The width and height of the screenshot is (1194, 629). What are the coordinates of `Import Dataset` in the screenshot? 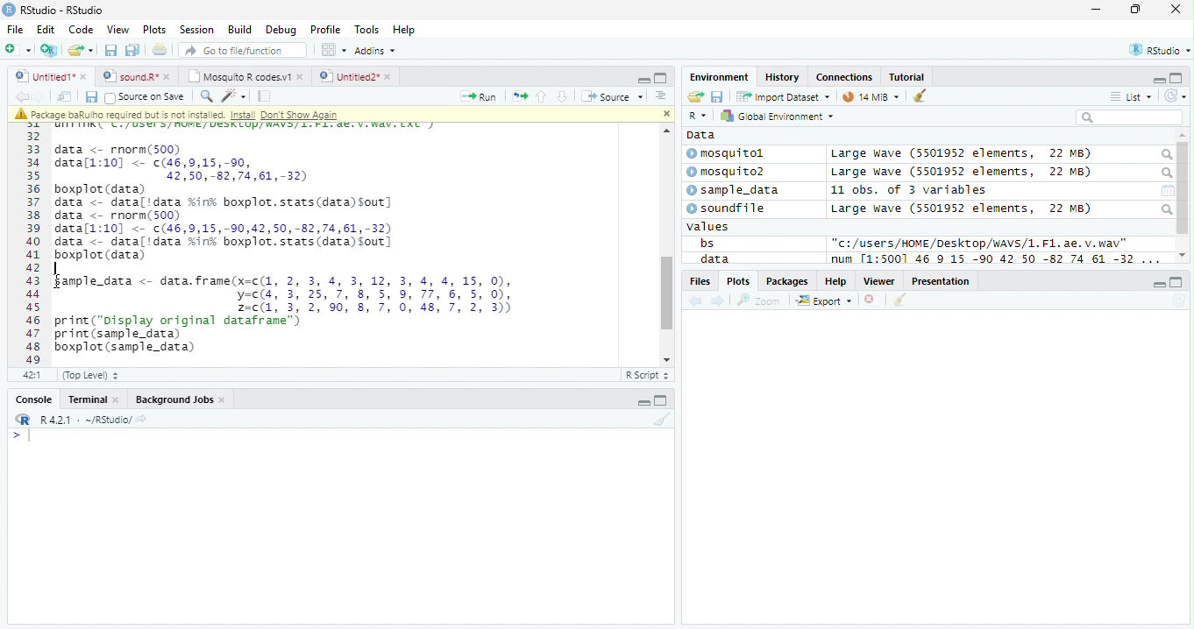 It's located at (783, 97).